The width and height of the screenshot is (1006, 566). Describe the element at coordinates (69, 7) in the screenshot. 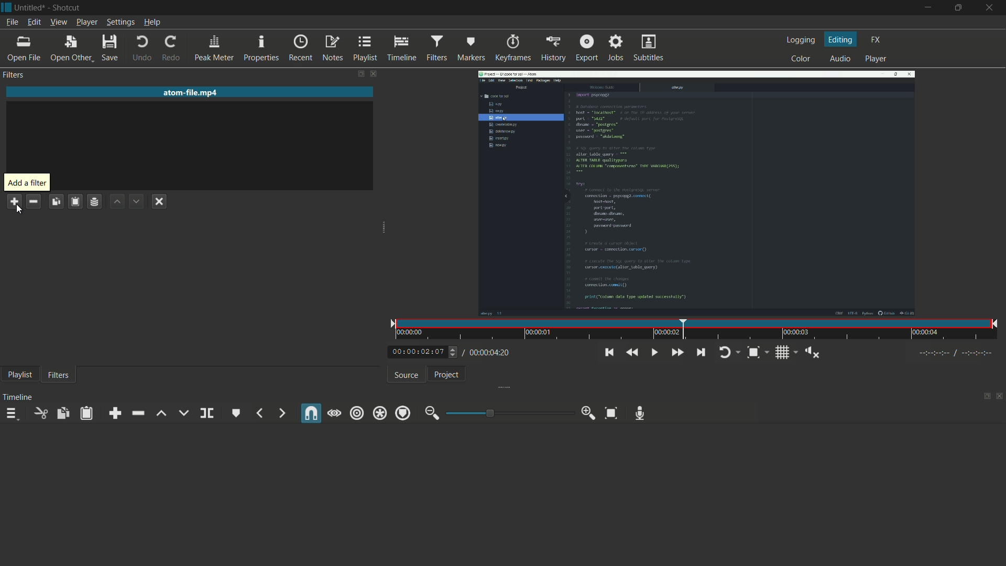

I see `app name` at that location.